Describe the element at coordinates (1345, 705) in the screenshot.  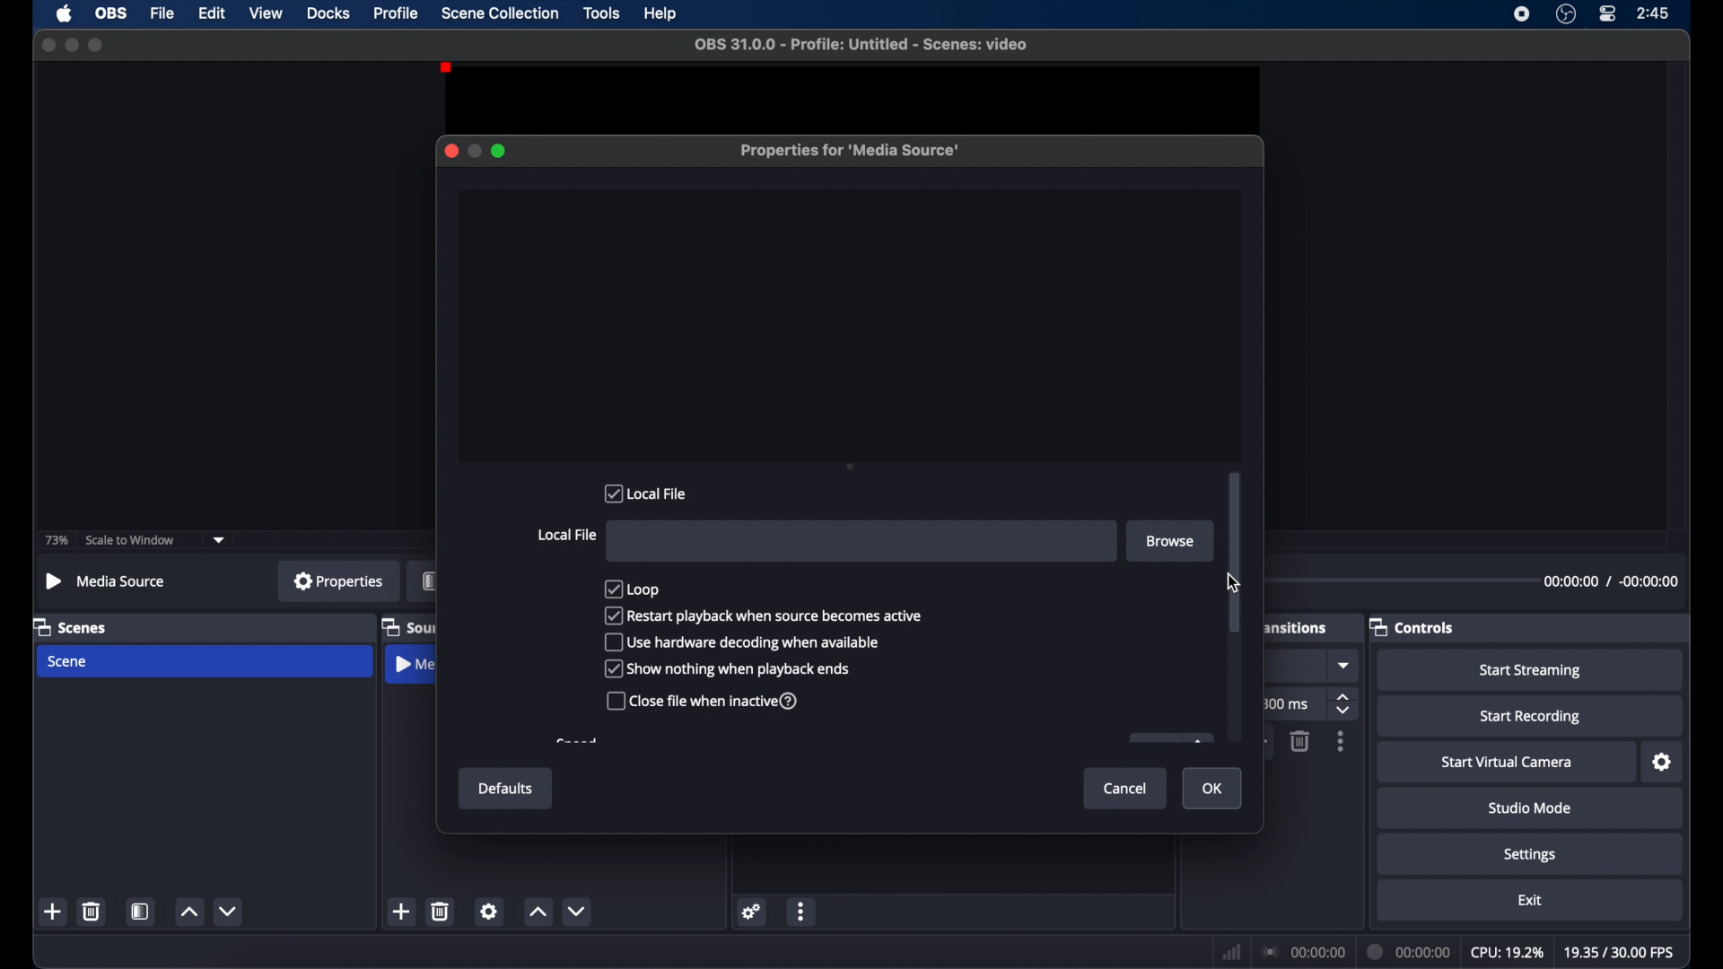
I see `stepper buttons` at that location.